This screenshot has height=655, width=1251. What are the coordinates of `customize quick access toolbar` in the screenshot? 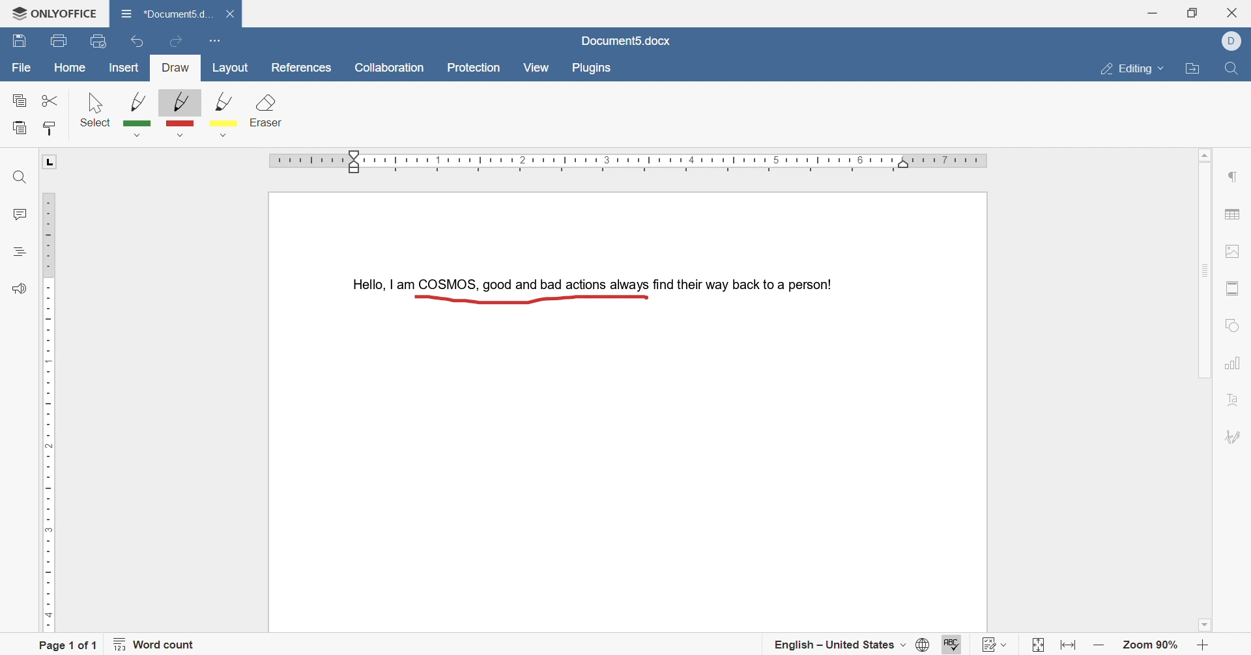 It's located at (214, 39).